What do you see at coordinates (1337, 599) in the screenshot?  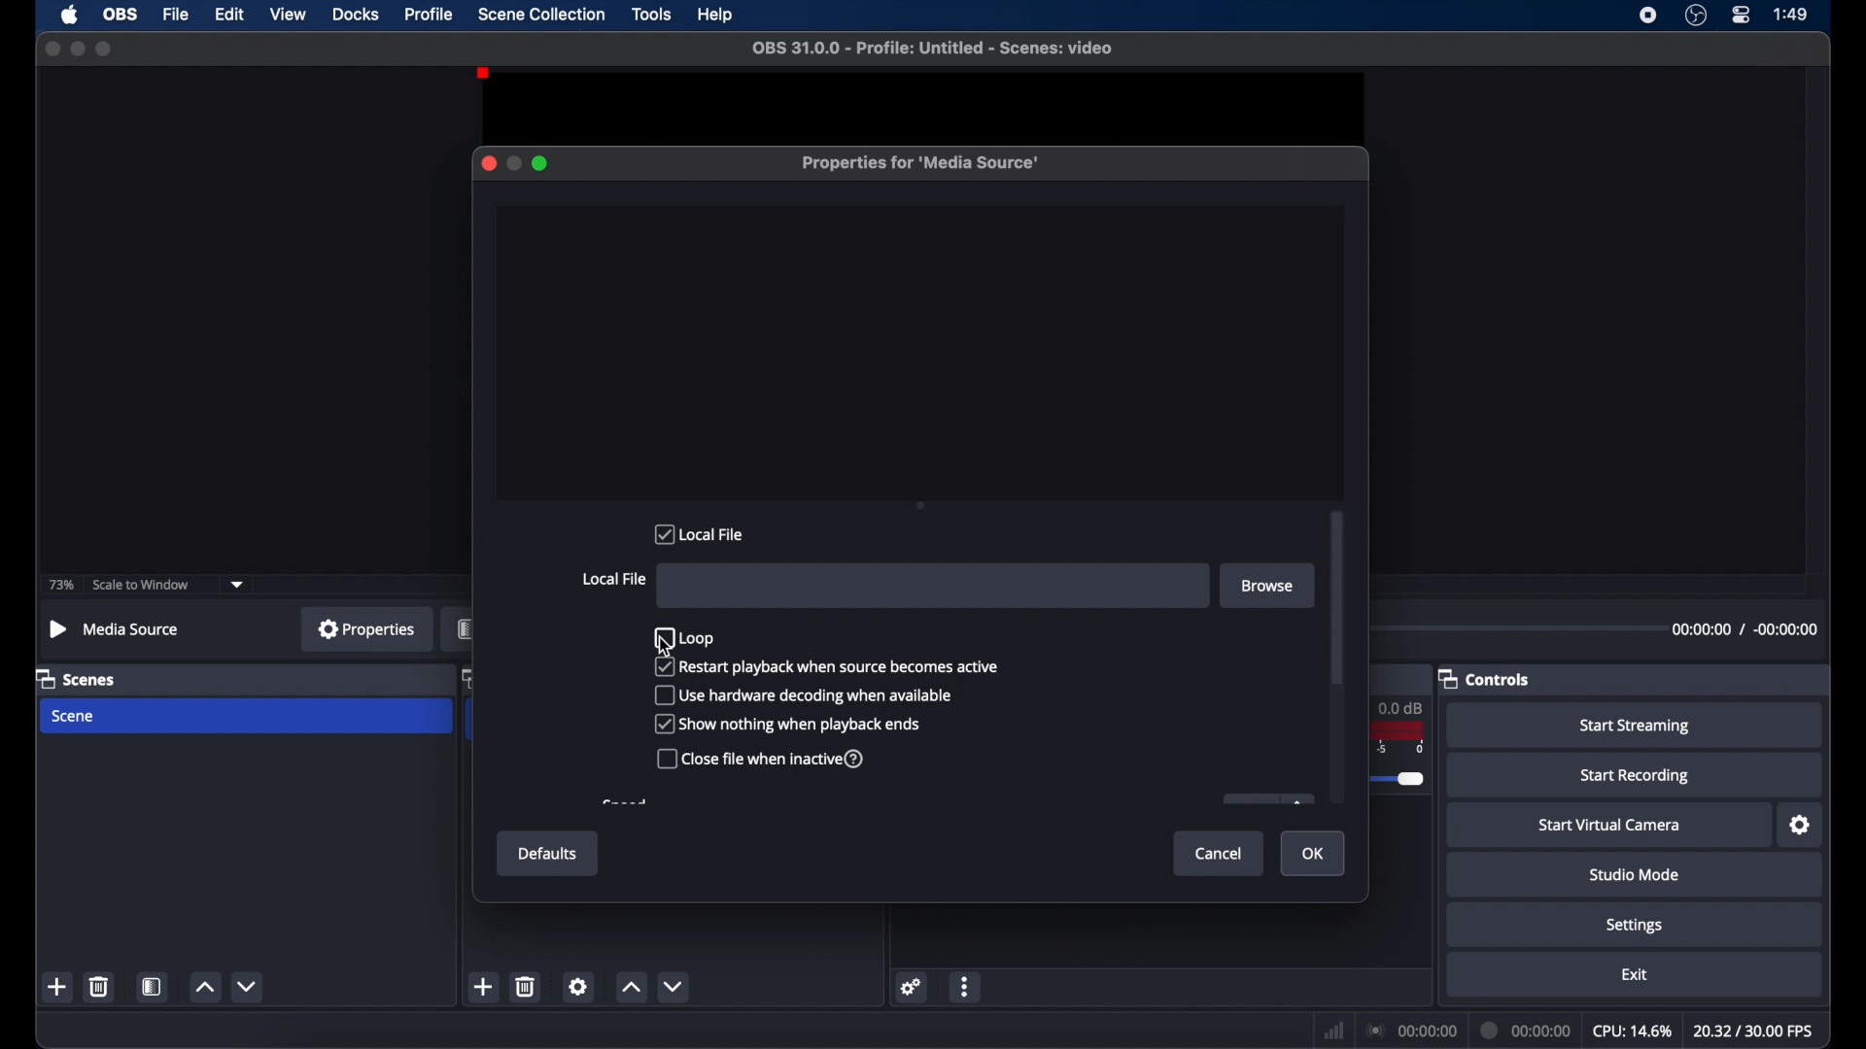 I see `scroll box` at bounding box center [1337, 599].